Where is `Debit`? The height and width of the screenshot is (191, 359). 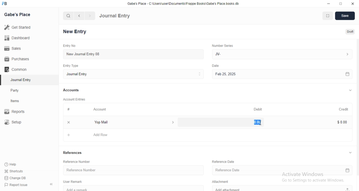
Debit is located at coordinates (258, 109).